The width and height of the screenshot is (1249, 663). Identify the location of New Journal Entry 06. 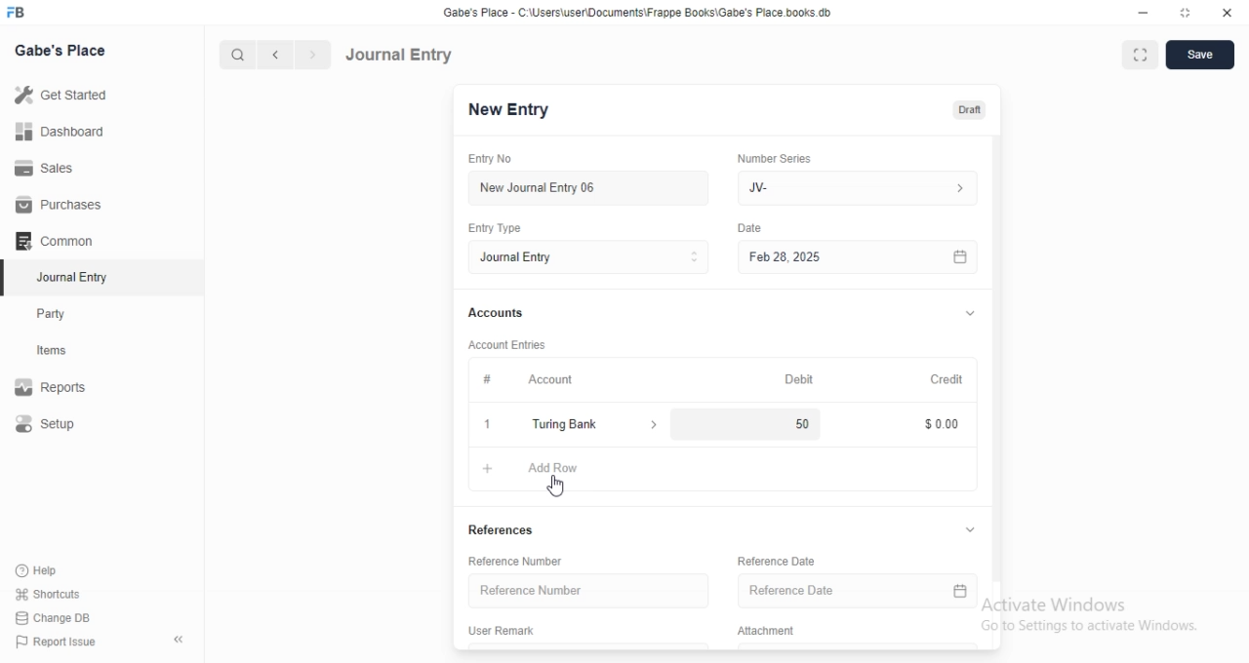
(583, 186).